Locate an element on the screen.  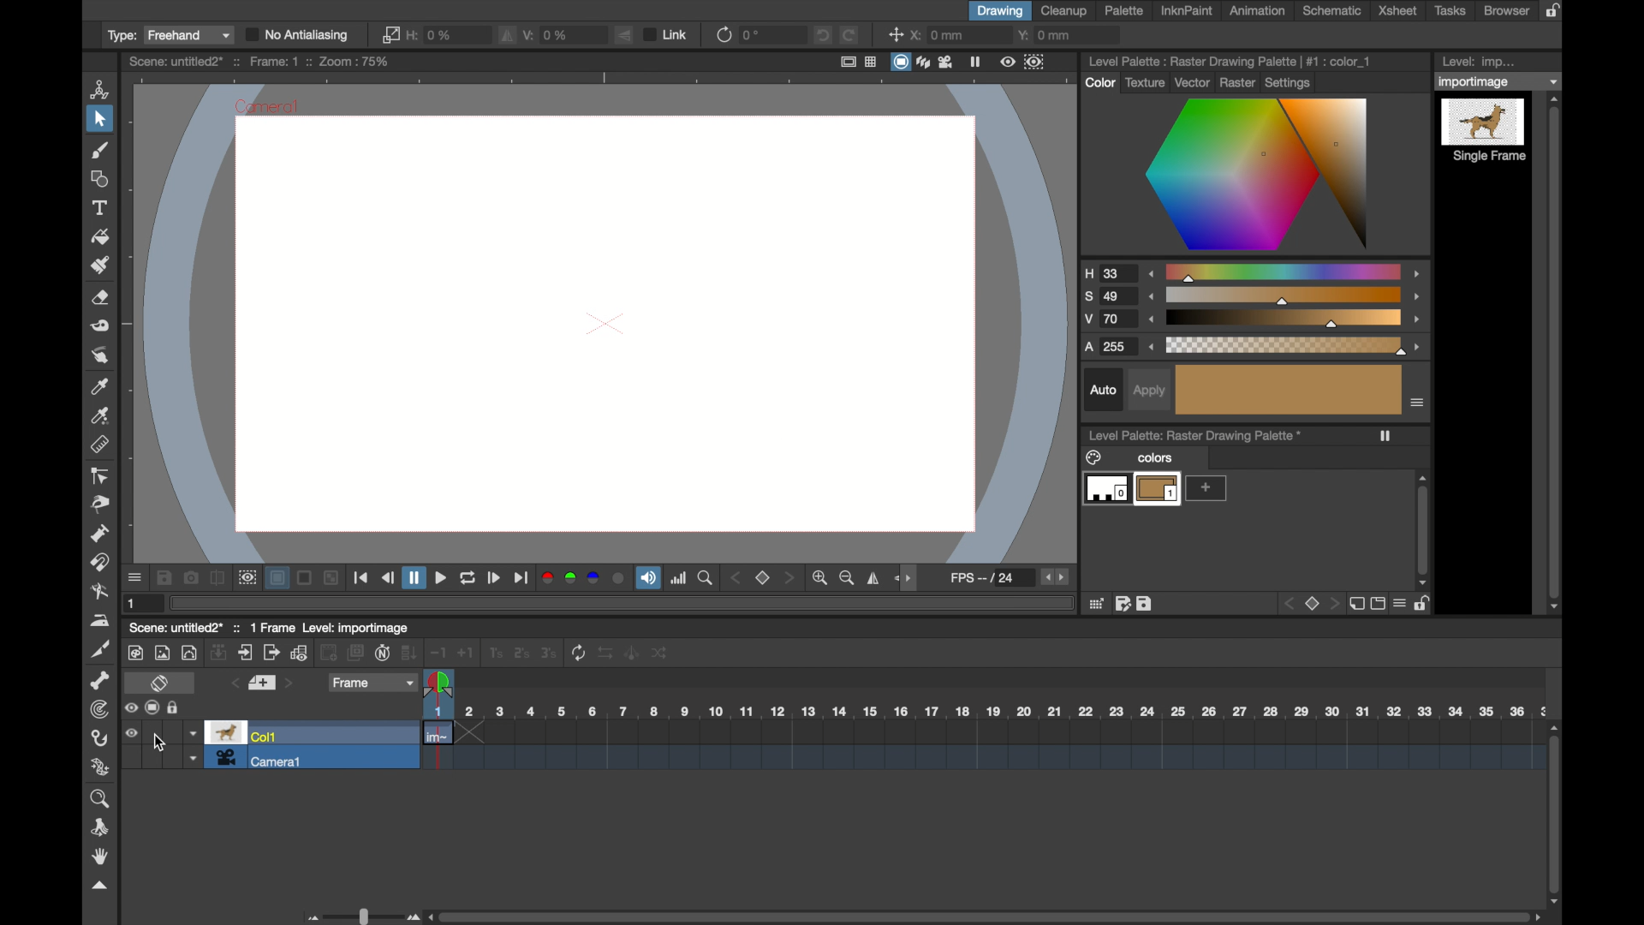
screen is located at coordinates (1376, 604).